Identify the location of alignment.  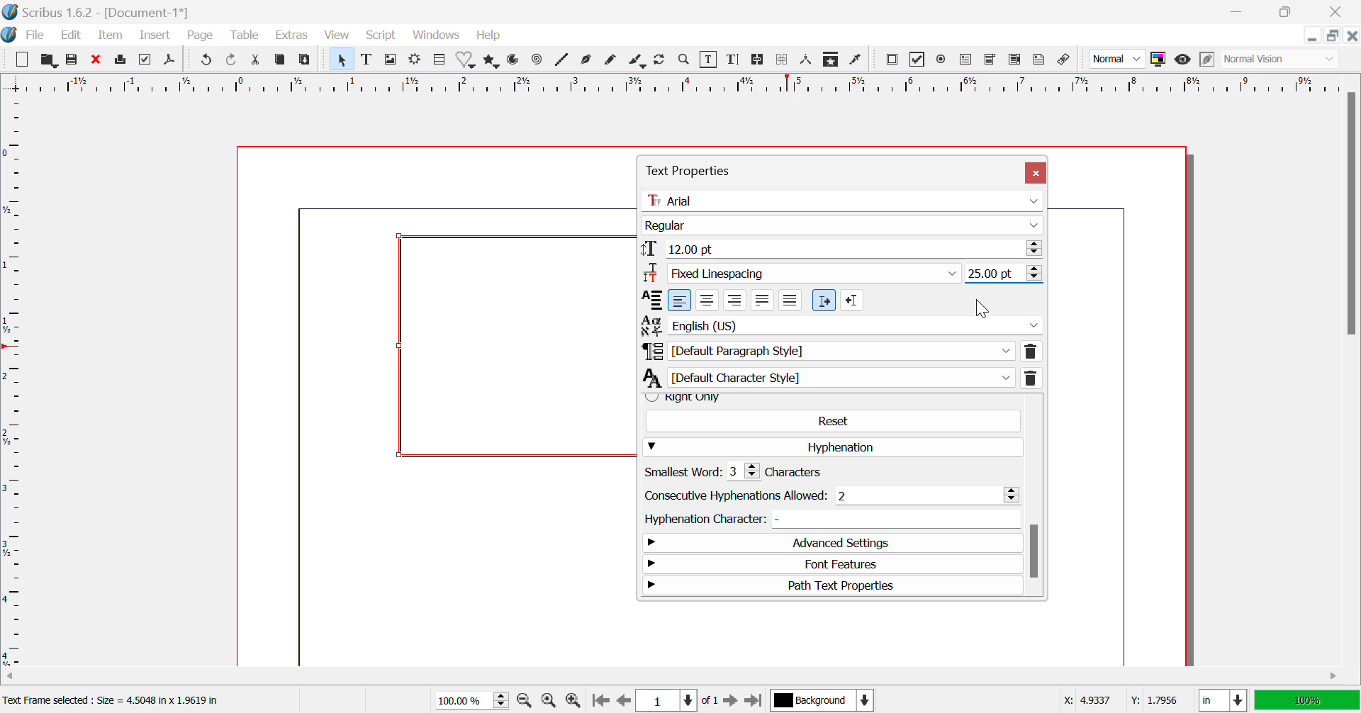
(650, 300).